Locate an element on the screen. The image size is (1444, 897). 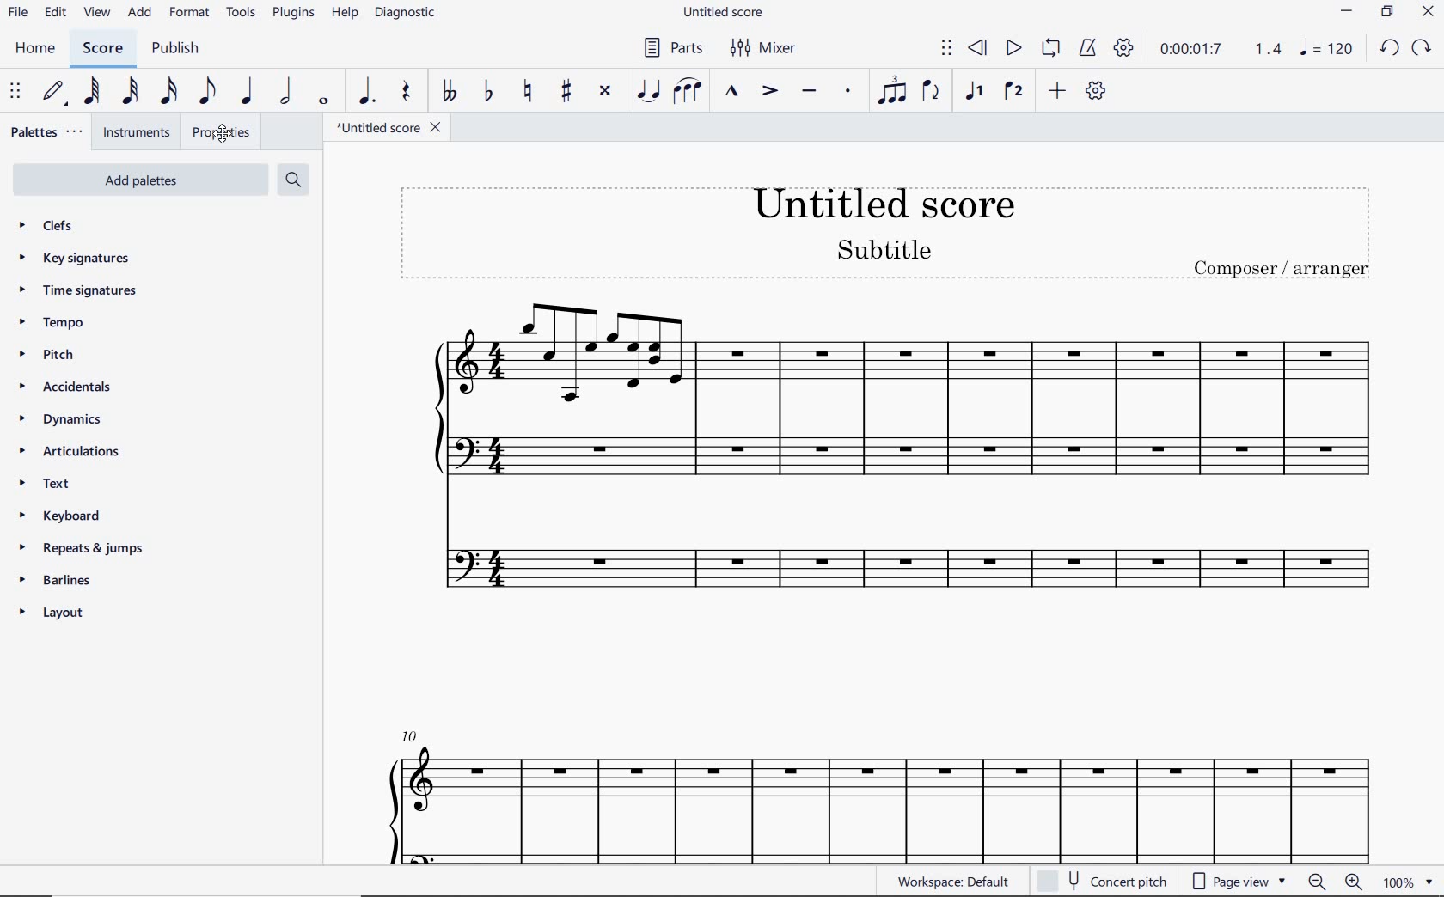
ACCENT is located at coordinates (769, 92).